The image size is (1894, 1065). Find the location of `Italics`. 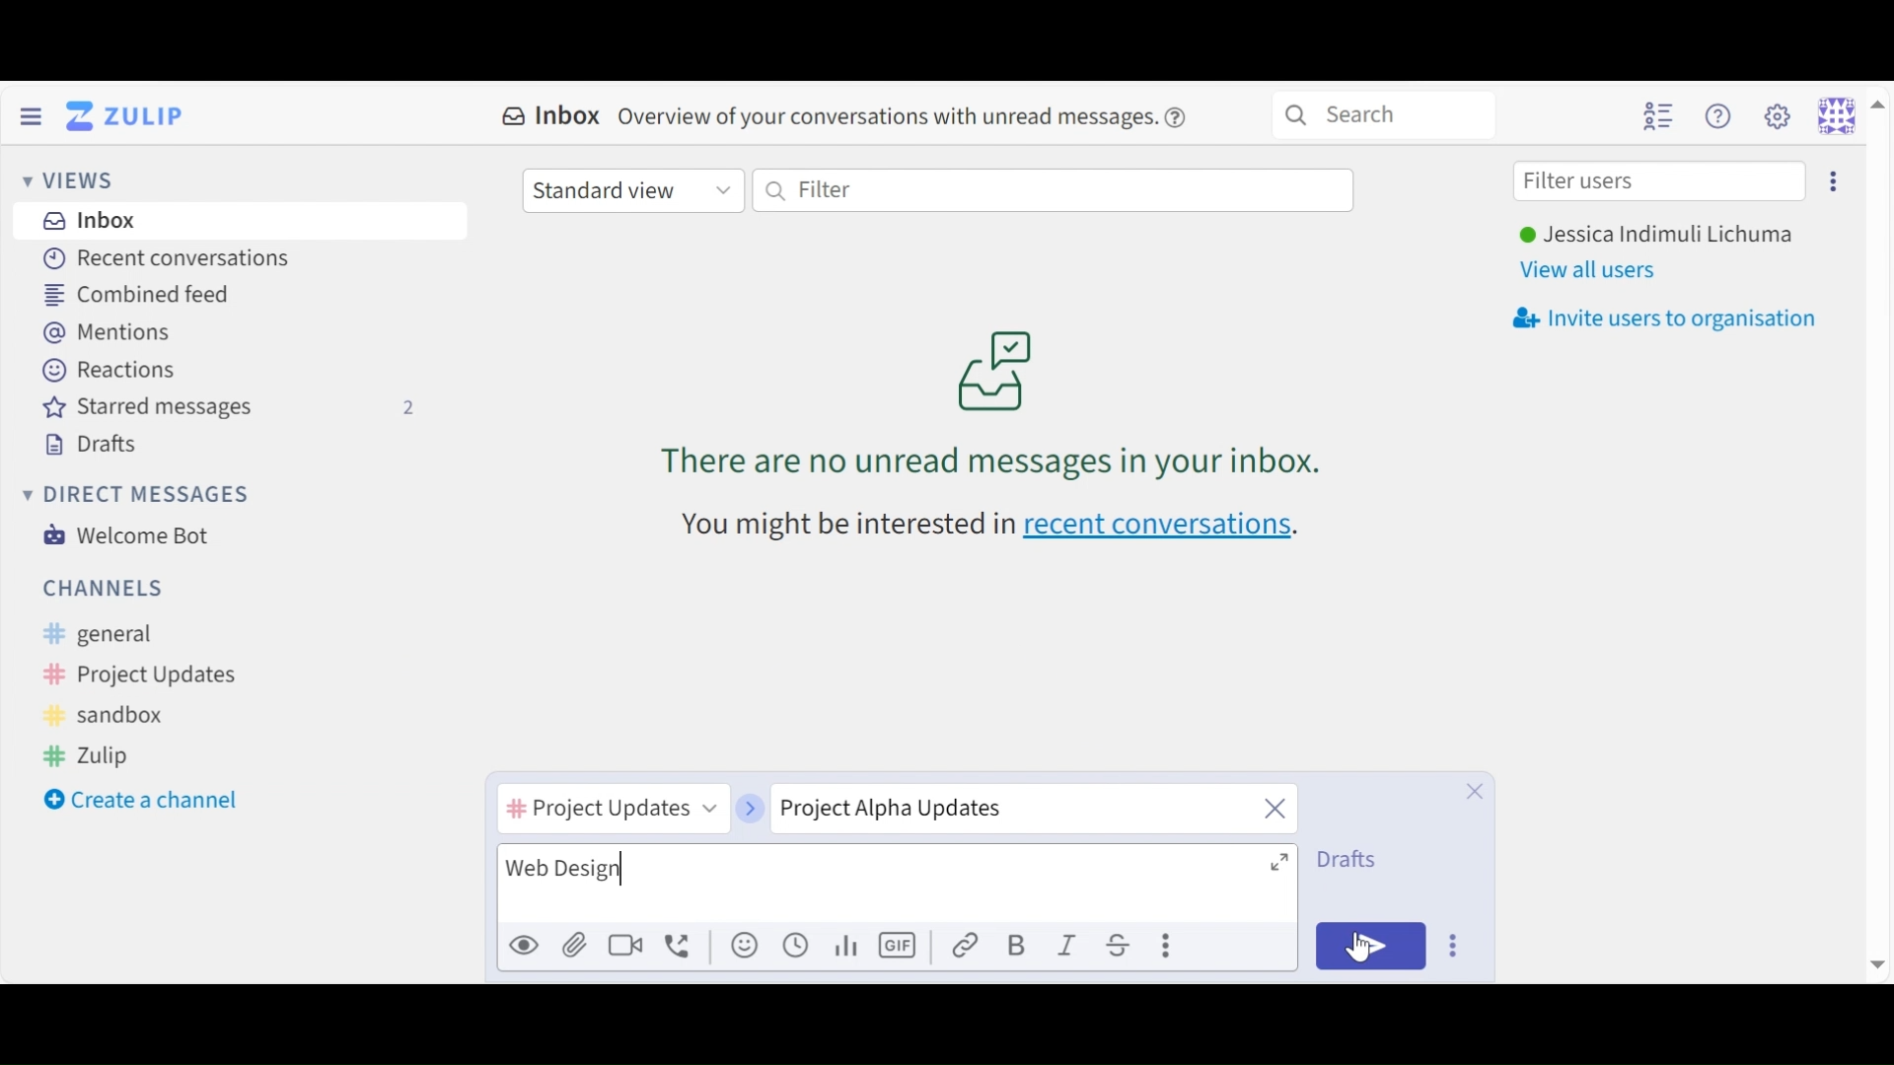

Italics is located at coordinates (1068, 944).